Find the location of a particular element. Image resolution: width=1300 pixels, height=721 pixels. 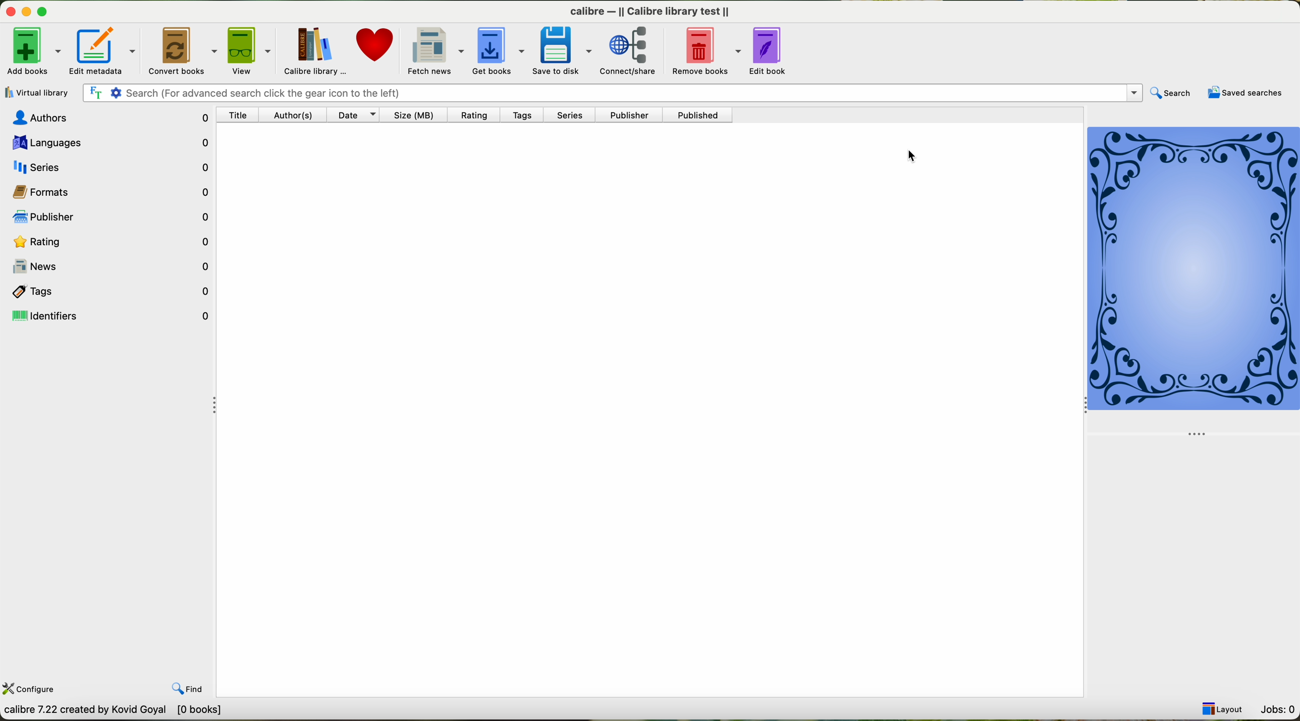

author is located at coordinates (296, 116).